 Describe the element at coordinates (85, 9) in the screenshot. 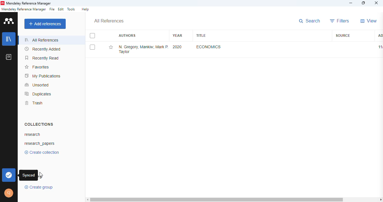

I see `help` at that location.